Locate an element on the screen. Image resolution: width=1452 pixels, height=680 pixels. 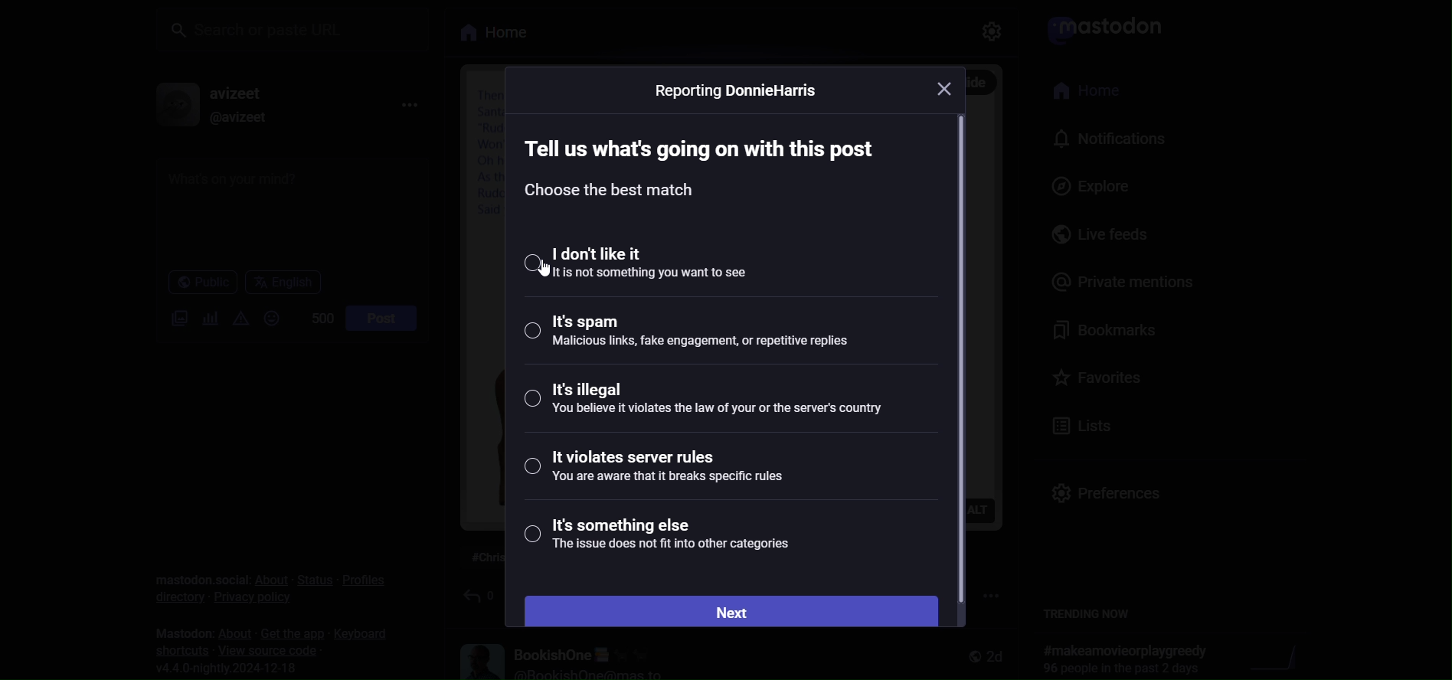
poll is located at coordinates (205, 317).